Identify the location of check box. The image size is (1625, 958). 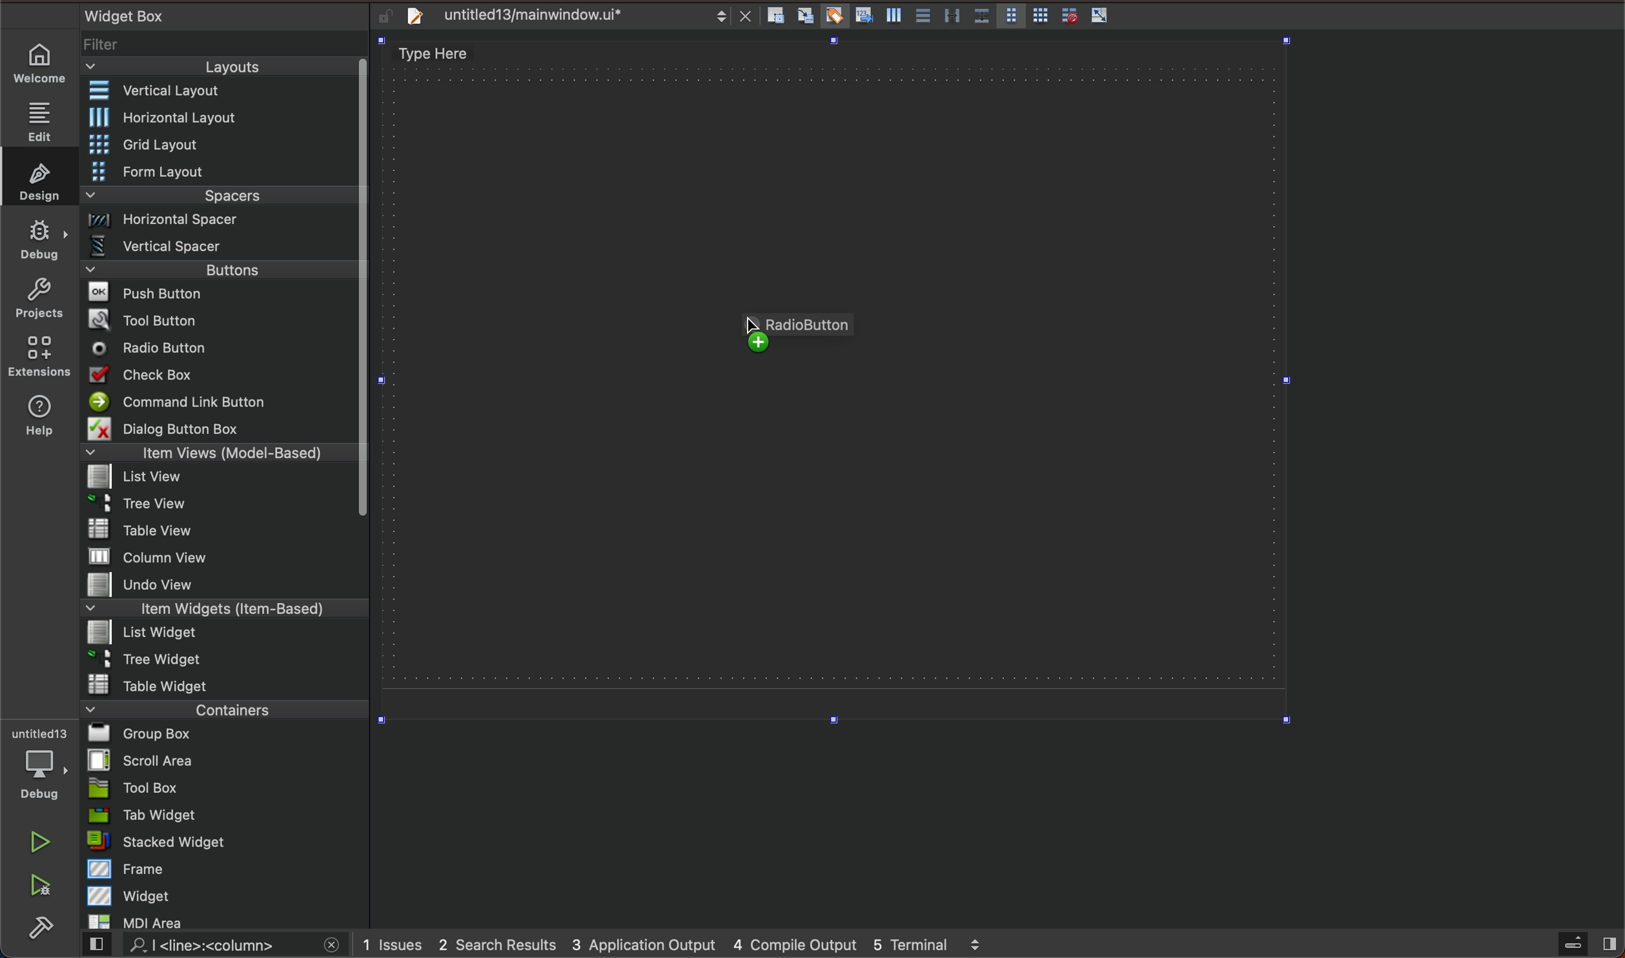
(220, 377).